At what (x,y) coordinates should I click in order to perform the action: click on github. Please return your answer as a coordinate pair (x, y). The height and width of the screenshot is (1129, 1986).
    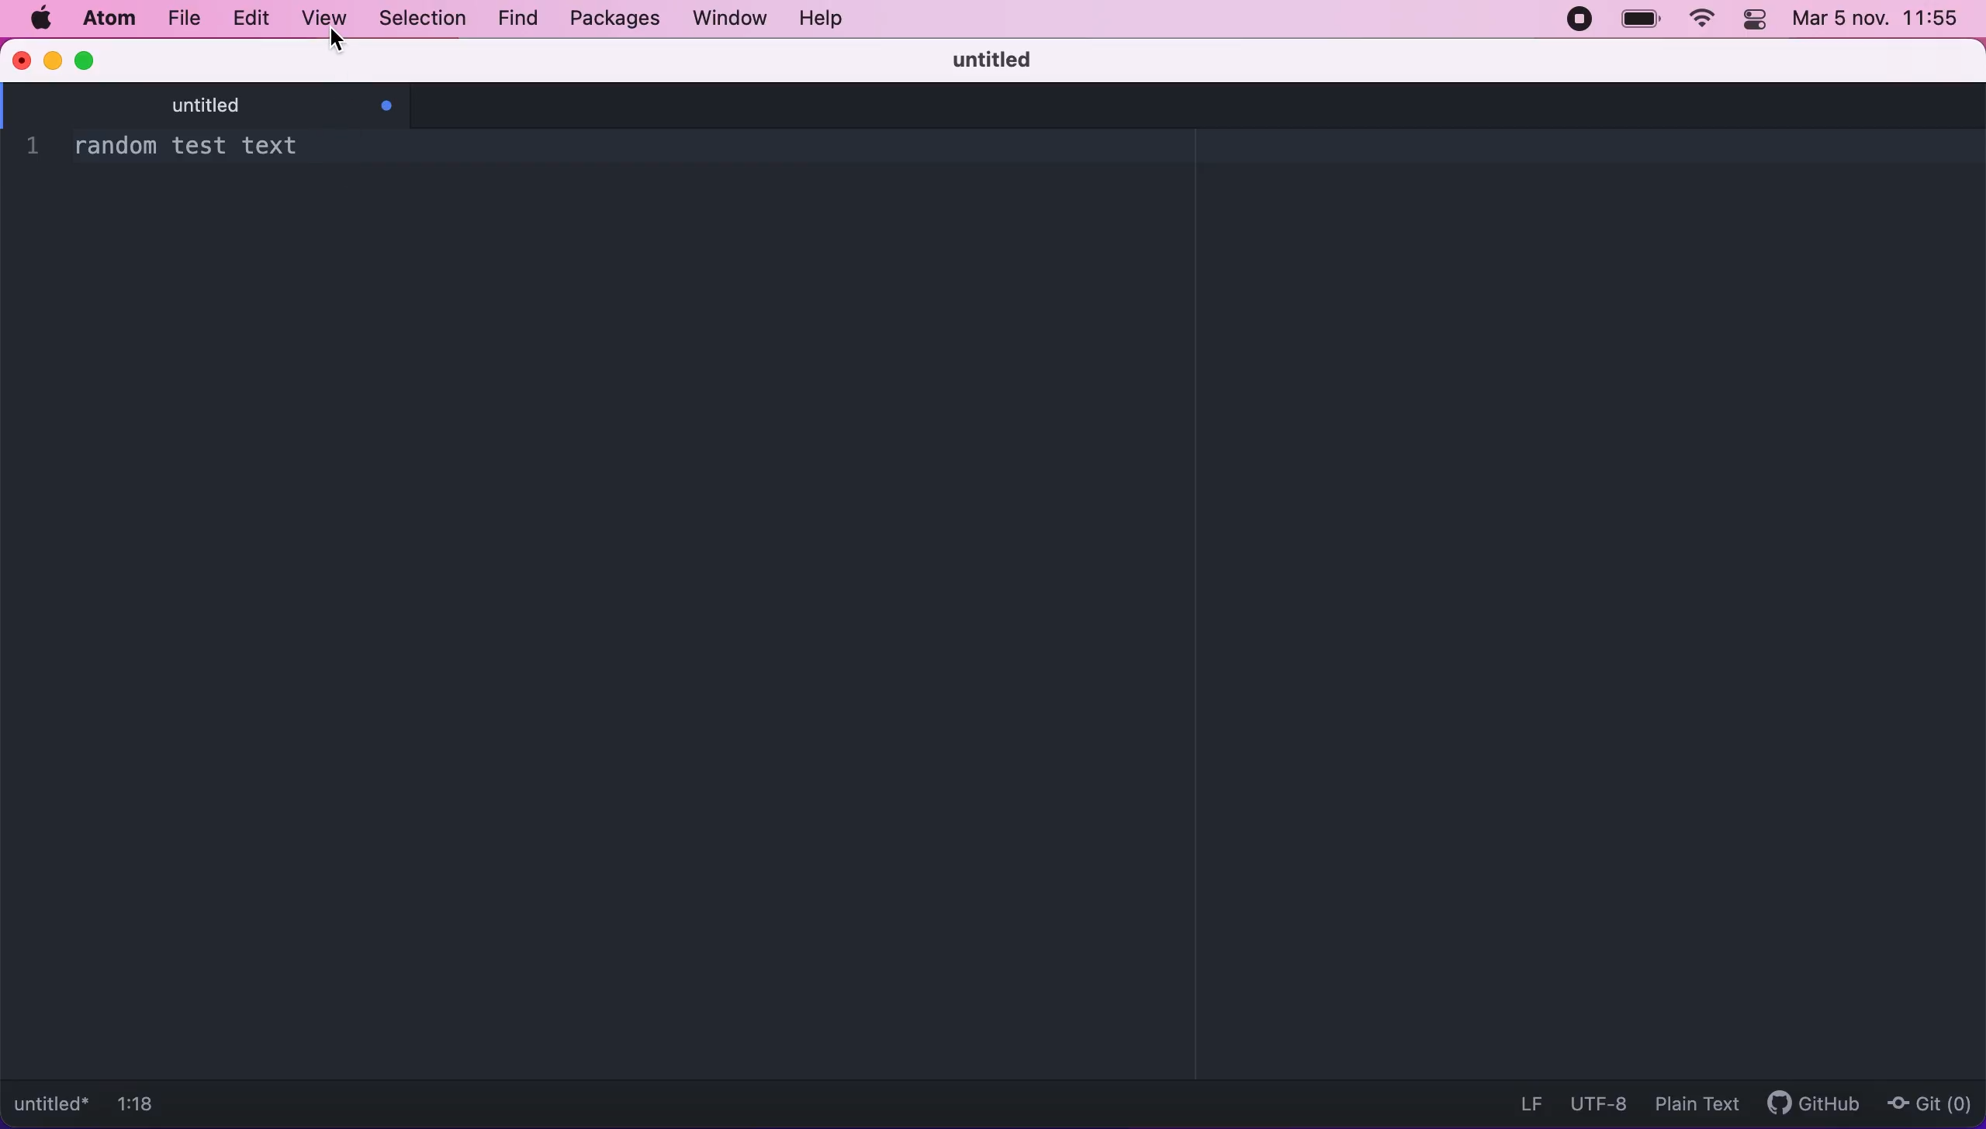
    Looking at the image, I should click on (1815, 1101).